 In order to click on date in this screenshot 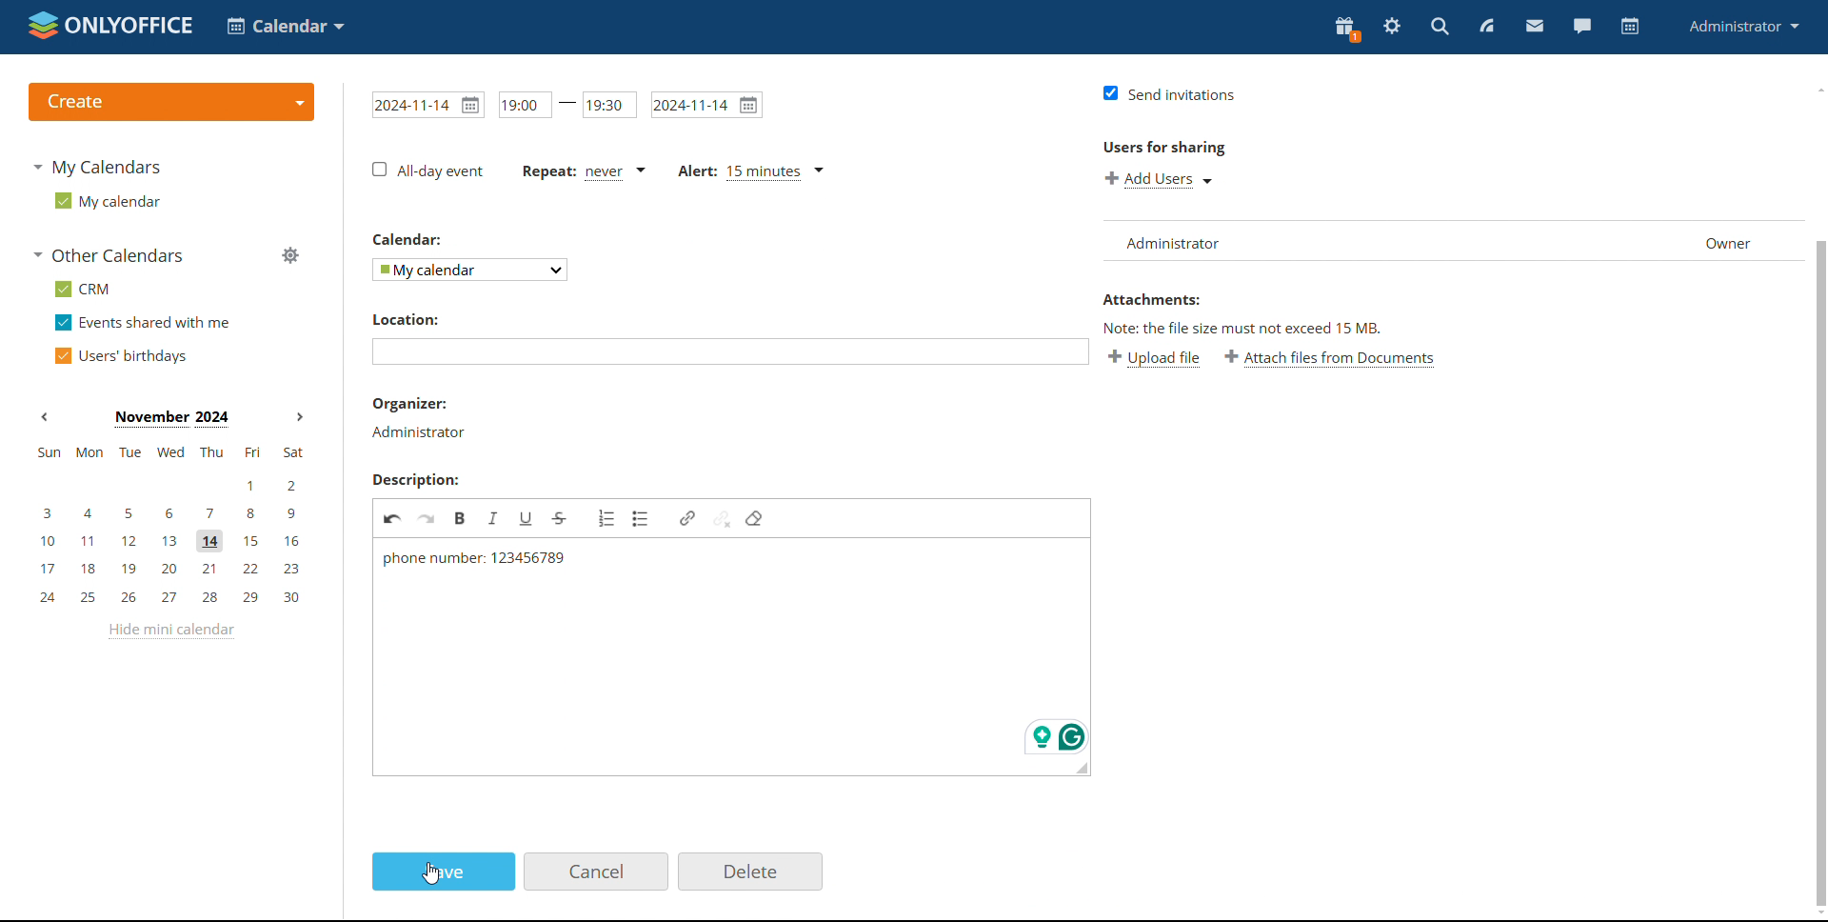, I will do `click(705, 105)`.